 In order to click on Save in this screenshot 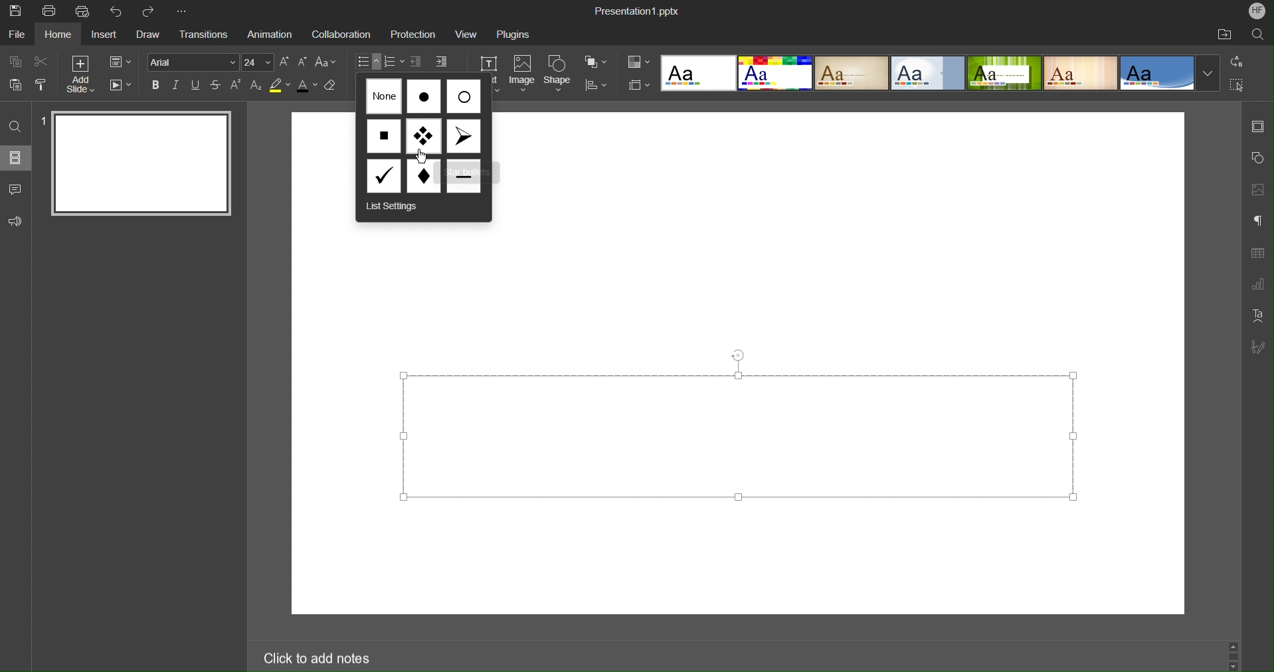, I will do `click(15, 11)`.